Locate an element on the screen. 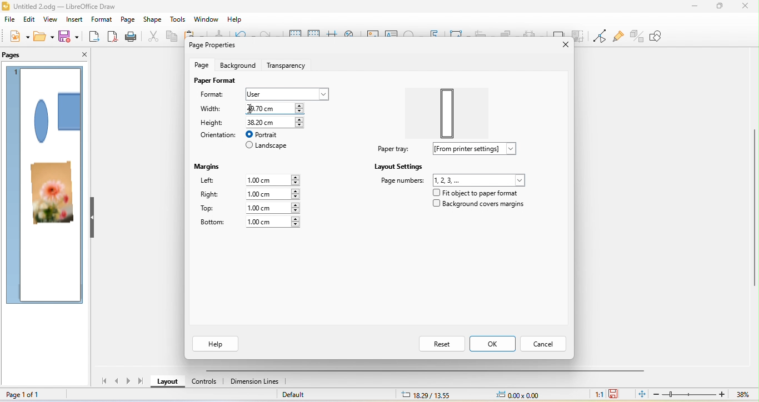 The image size is (759, 402). crop image is located at coordinates (579, 30).